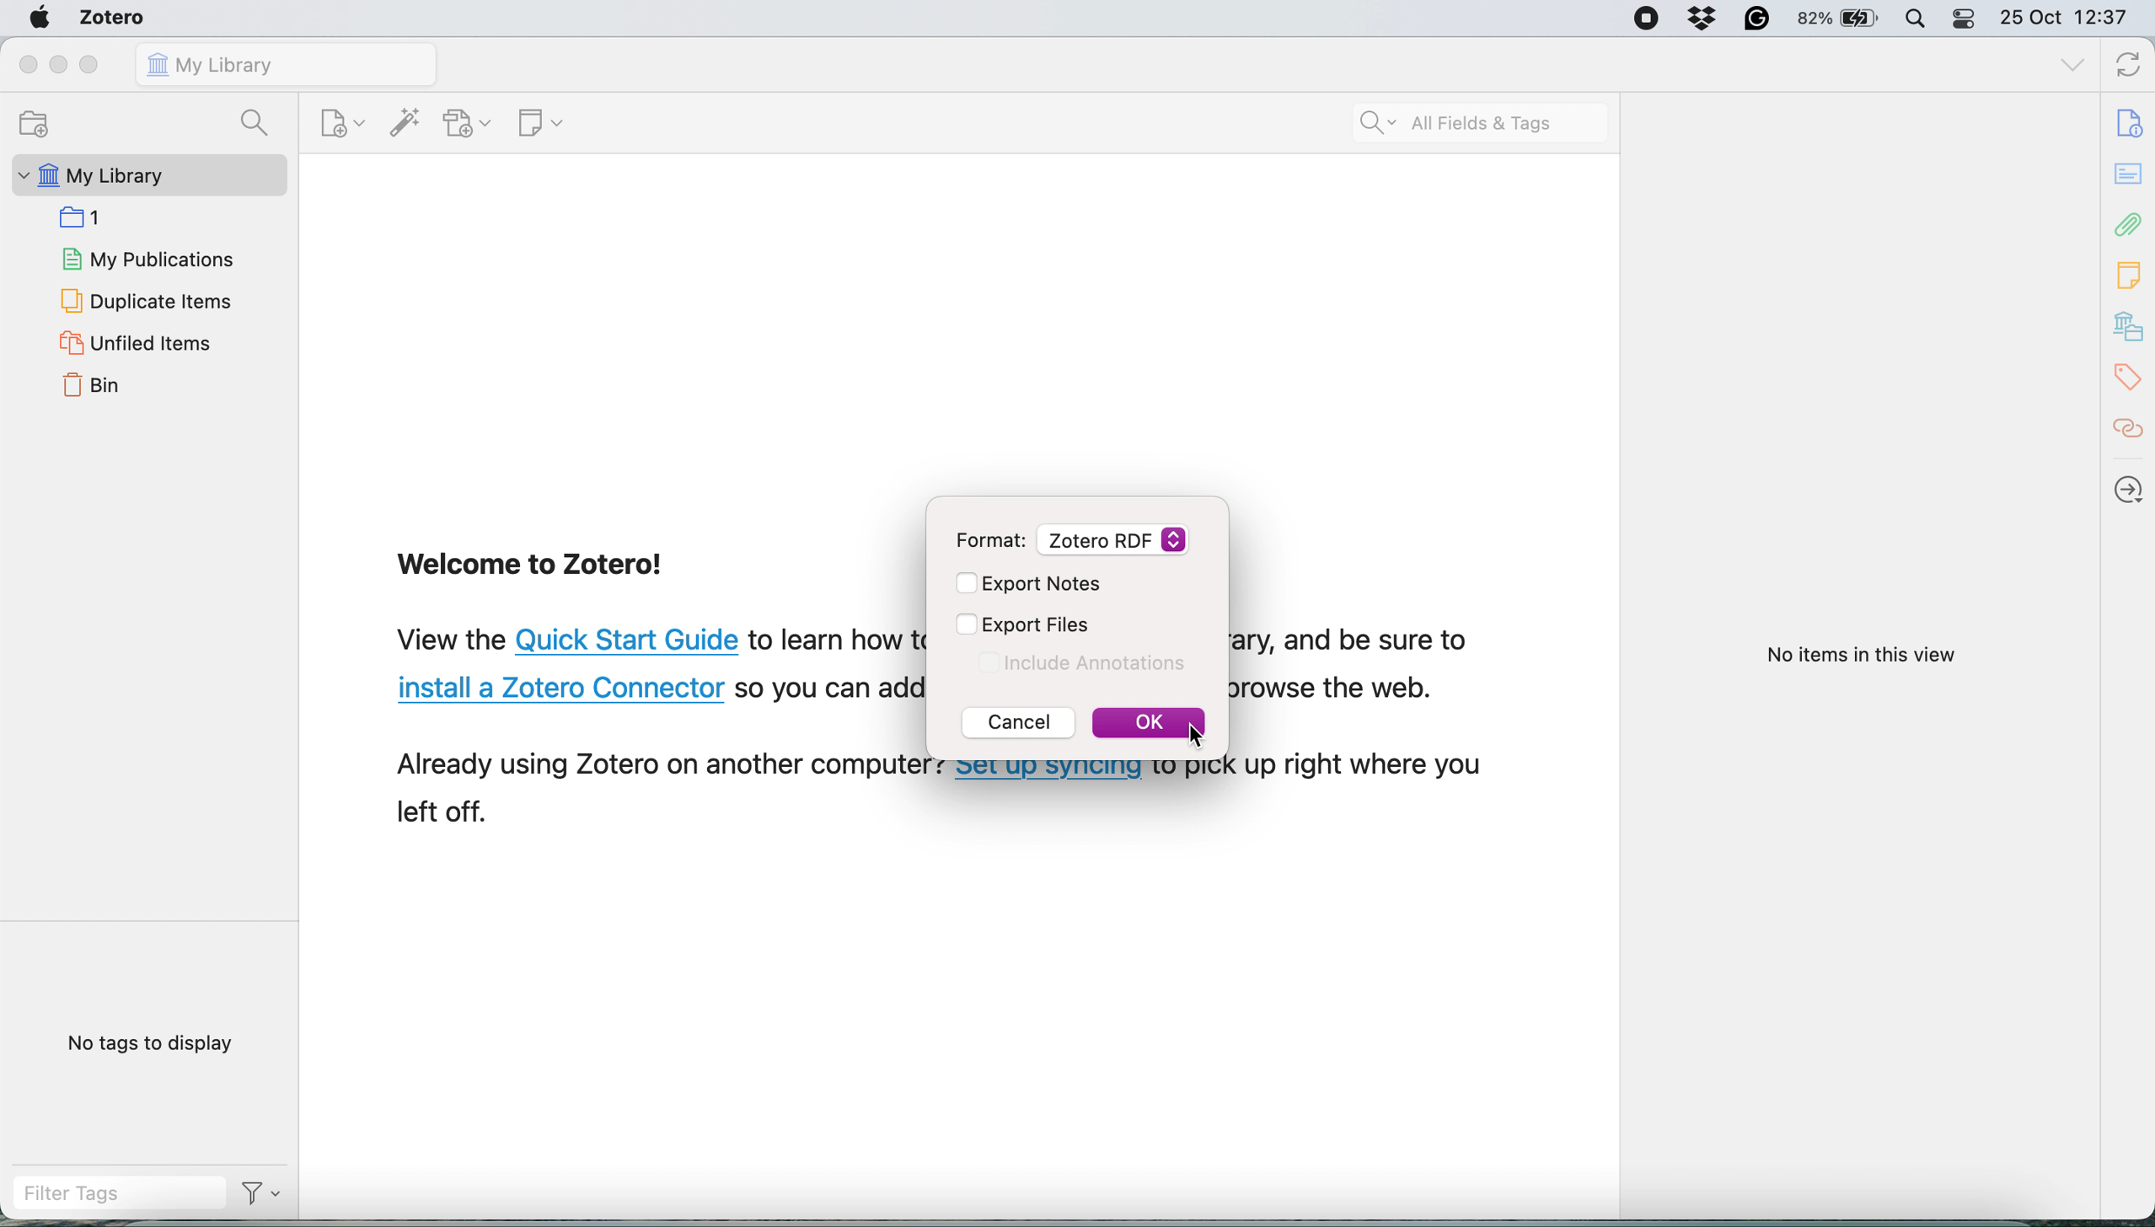 The width and height of the screenshot is (2155, 1227). Describe the element at coordinates (148, 1042) in the screenshot. I see `no tags to display` at that location.